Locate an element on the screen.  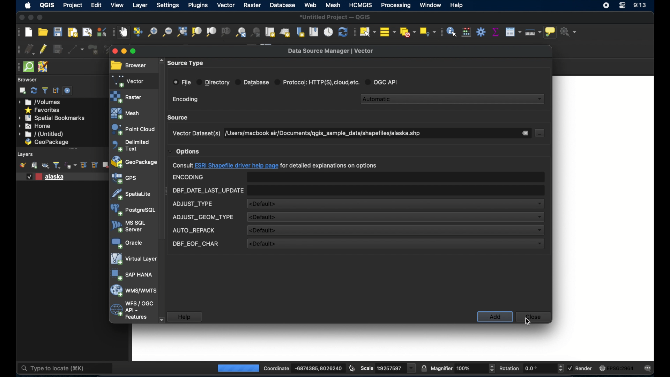
options dropdown is located at coordinates (184, 151).